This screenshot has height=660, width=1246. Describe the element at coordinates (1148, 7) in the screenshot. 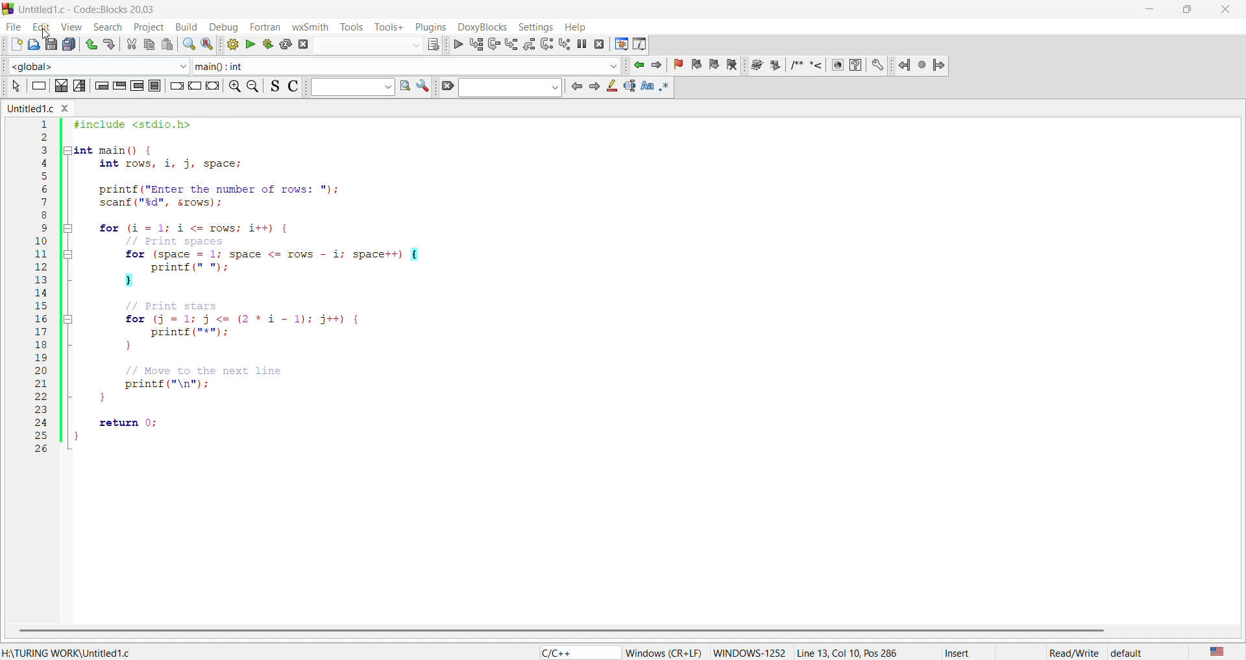

I see `minimize` at that location.